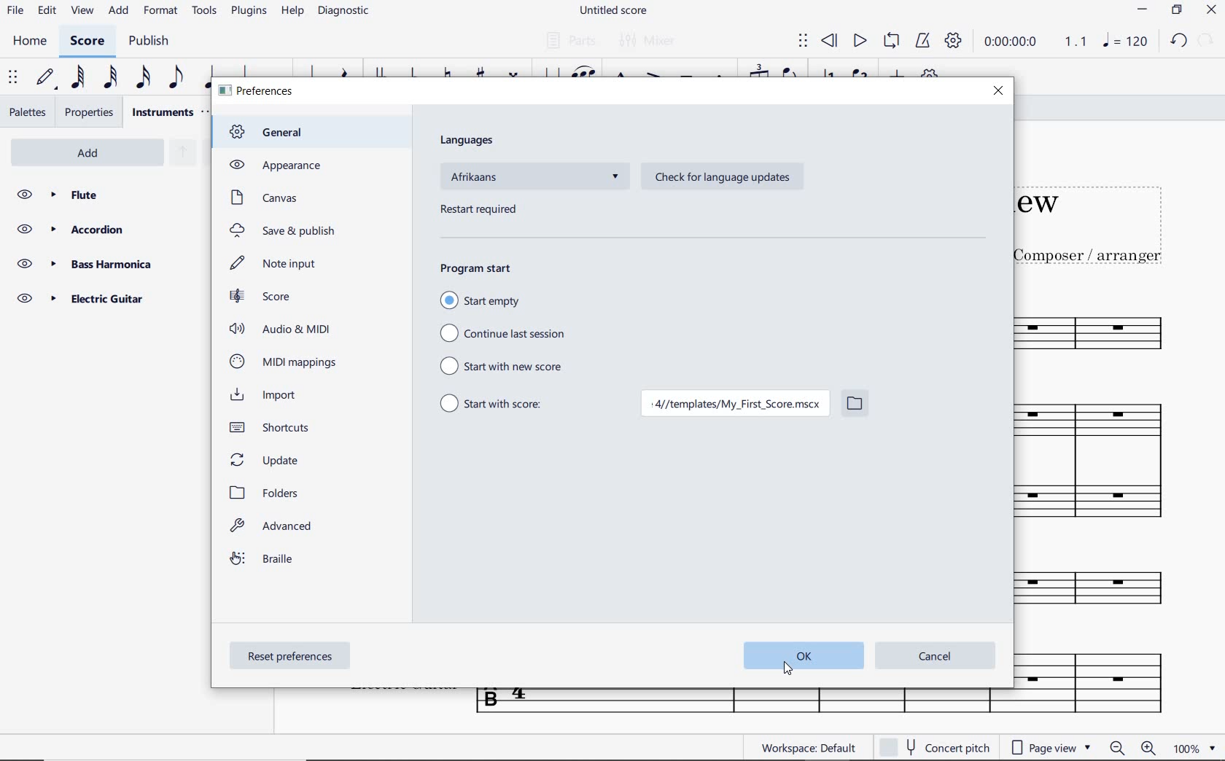 Image resolution: width=1225 pixels, height=761 pixels. I want to click on playback settings, so click(954, 44).